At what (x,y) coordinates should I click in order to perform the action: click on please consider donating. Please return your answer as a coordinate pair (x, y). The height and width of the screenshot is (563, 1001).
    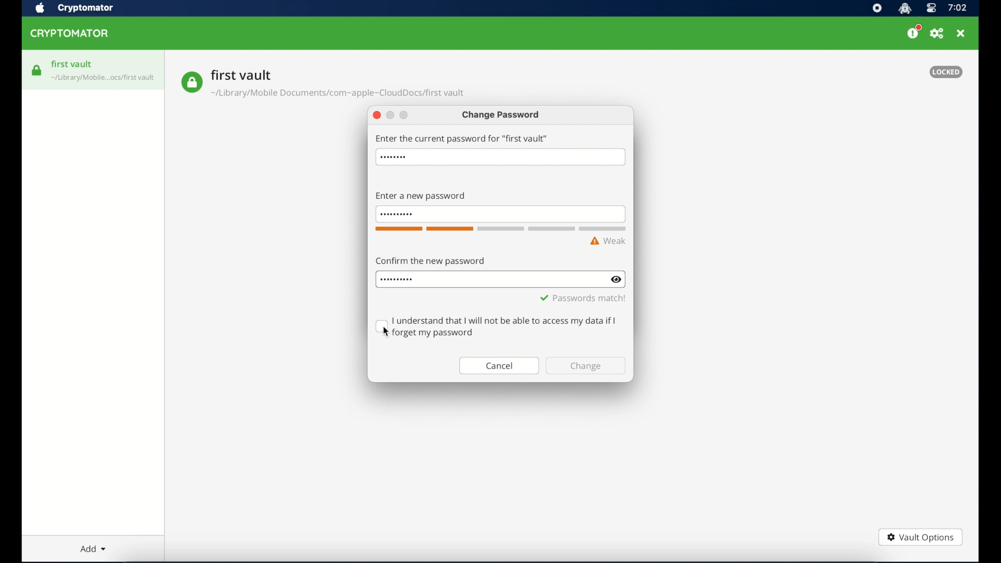
    Looking at the image, I should click on (914, 32).